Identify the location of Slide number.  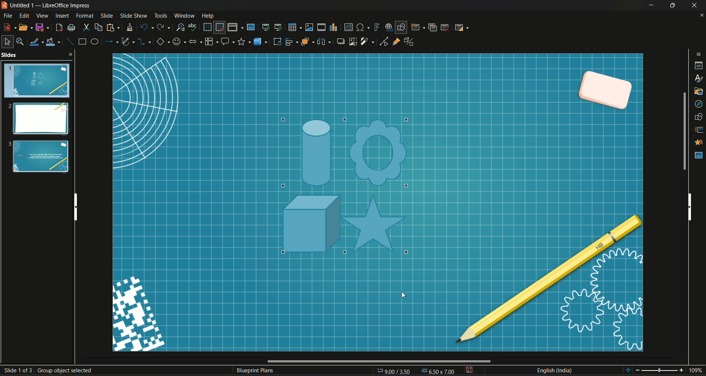
(56, 370).